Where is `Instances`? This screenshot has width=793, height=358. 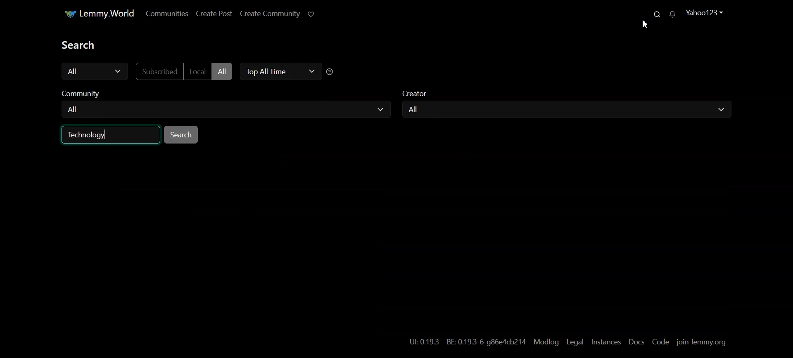
Instances is located at coordinates (606, 341).